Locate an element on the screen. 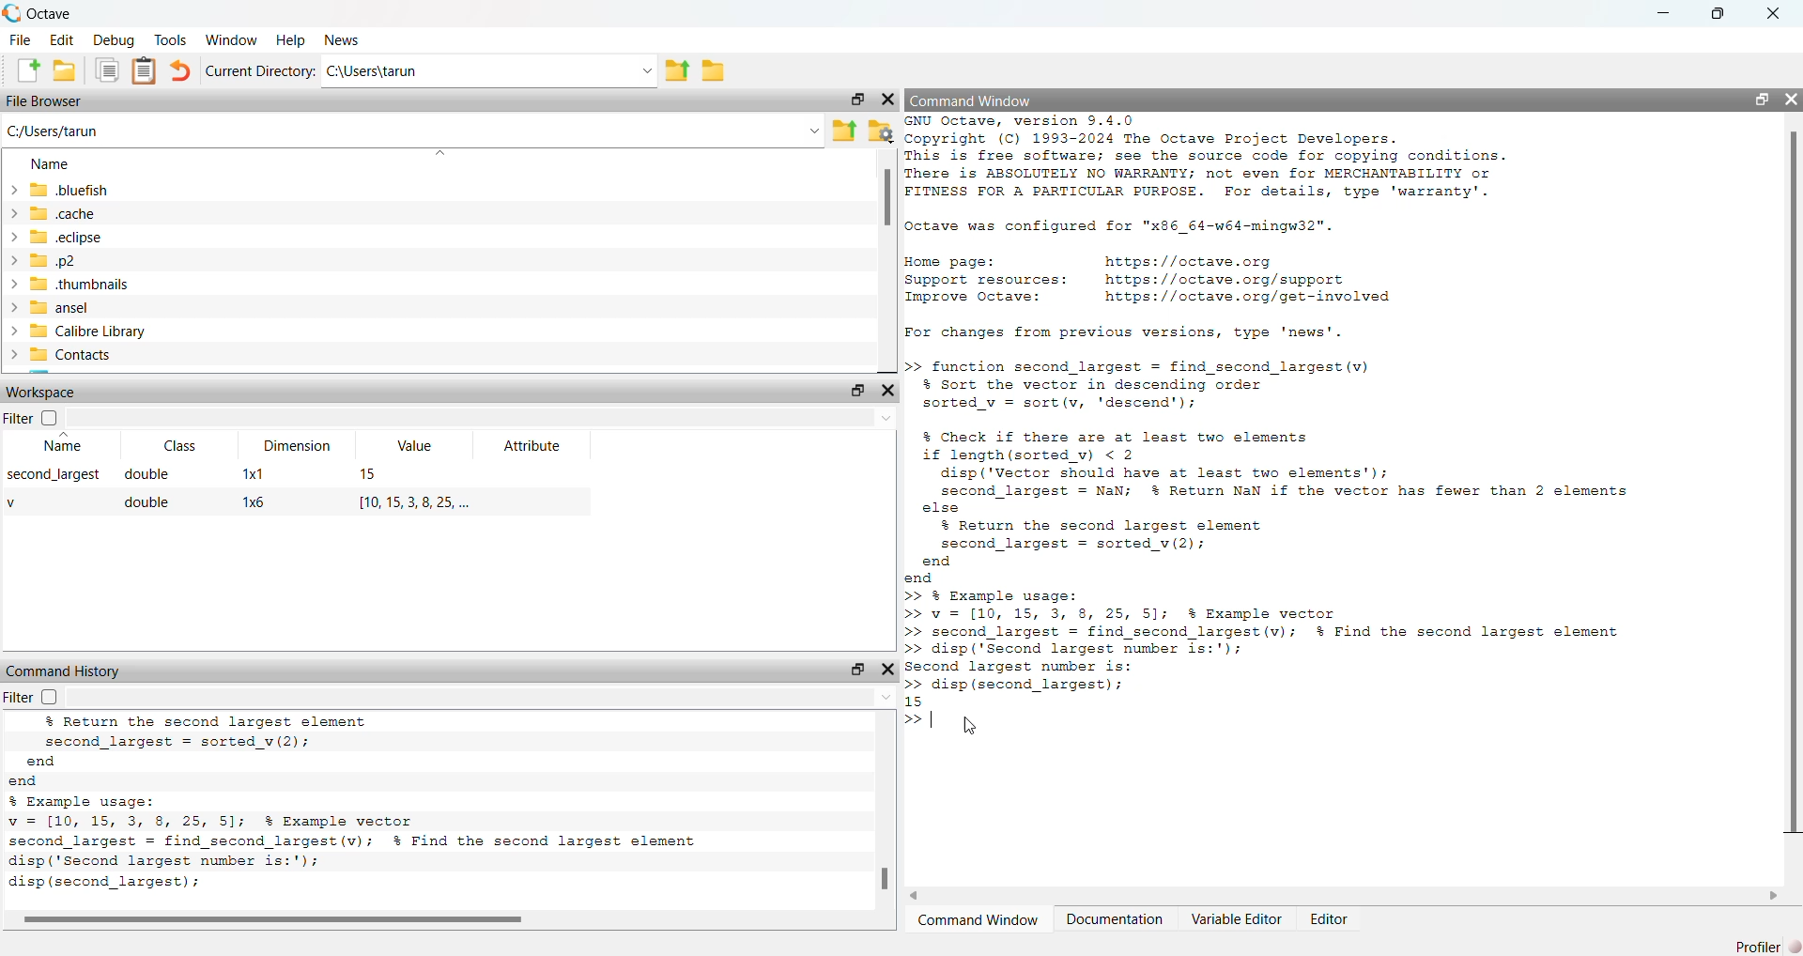  enter directory name is located at coordinates (492, 71).